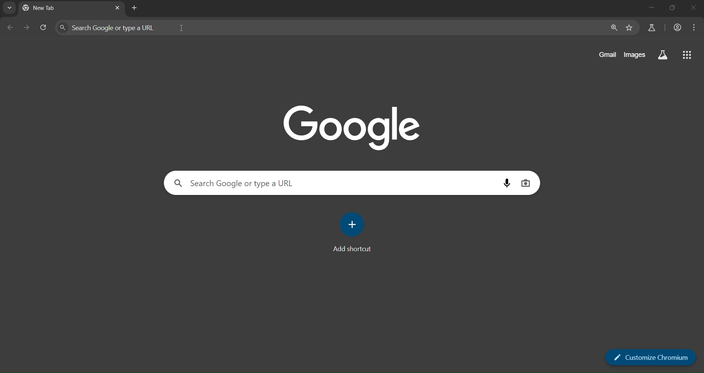  What do you see at coordinates (118, 7) in the screenshot?
I see `close tab` at bounding box center [118, 7].